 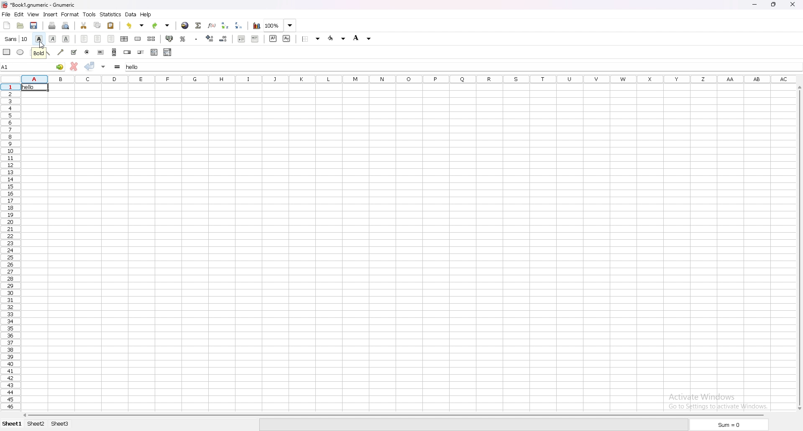 What do you see at coordinates (97, 25) in the screenshot?
I see `copy` at bounding box center [97, 25].